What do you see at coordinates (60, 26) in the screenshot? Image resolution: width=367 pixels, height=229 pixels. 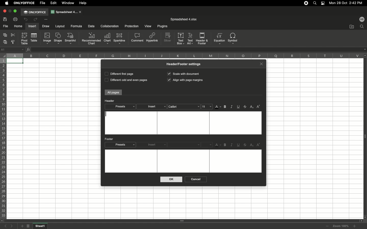 I see `Layout` at bounding box center [60, 26].